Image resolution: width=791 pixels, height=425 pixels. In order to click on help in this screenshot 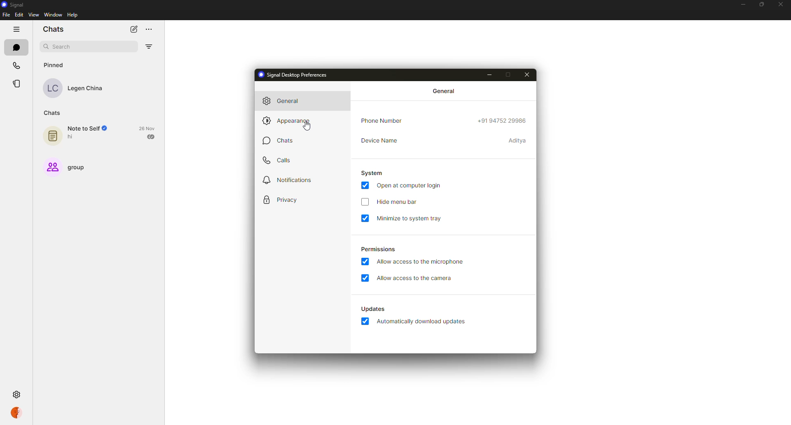, I will do `click(72, 16)`.